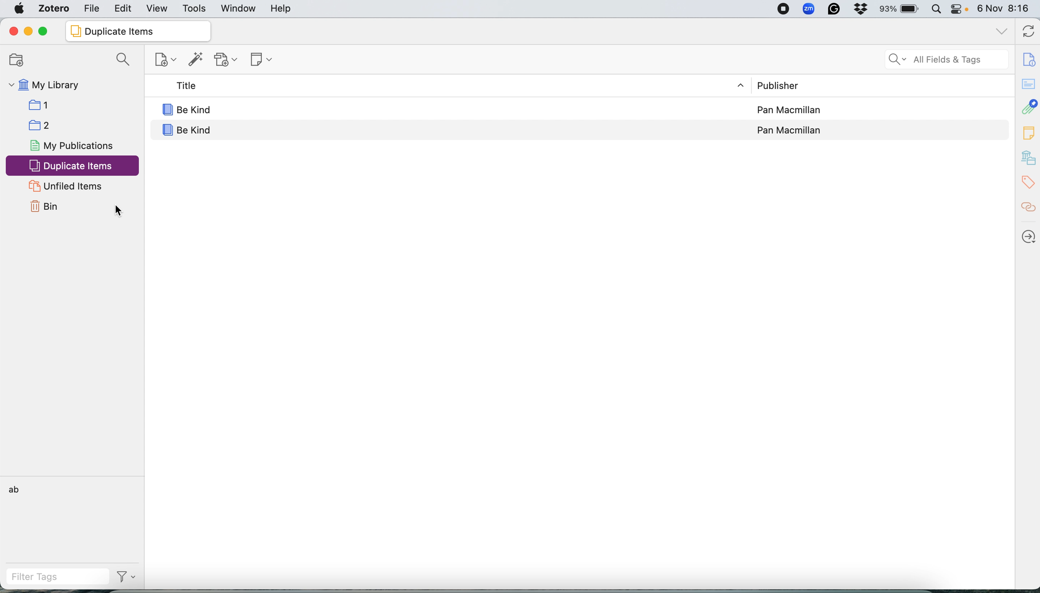  What do you see at coordinates (810, 9) in the screenshot?
I see `zoom` at bounding box center [810, 9].